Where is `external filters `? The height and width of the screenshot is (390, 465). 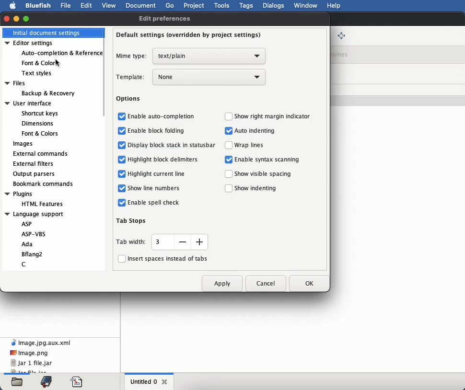 external filters  is located at coordinates (34, 164).